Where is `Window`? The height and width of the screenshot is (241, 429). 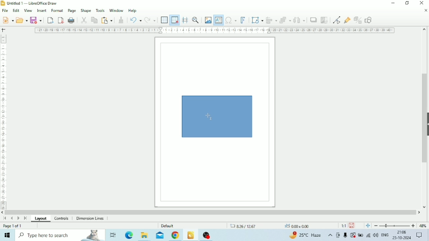 Window is located at coordinates (117, 11).